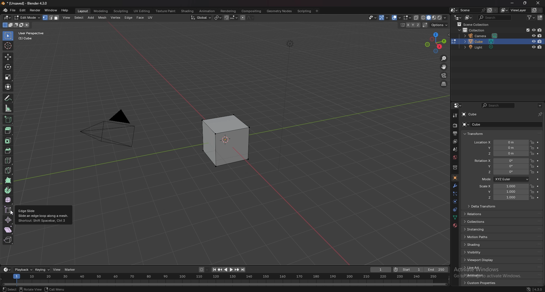 This screenshot has width=545, height=292. I want to click on cube, so click(470, 114).